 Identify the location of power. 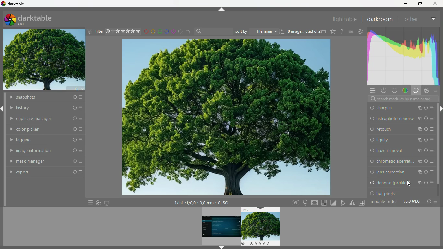
(373, 128).